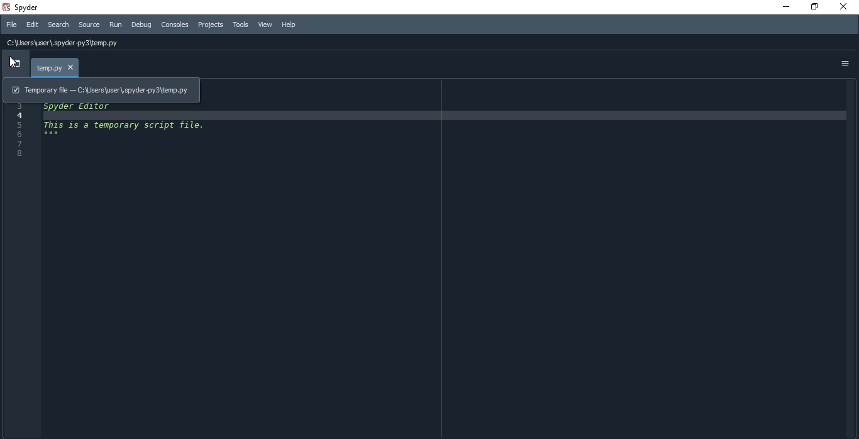 The height and width of the screenshot is (439, 859). Describe the element at coordinates (58, 25) in the screenshot. I see `Search` at that location.